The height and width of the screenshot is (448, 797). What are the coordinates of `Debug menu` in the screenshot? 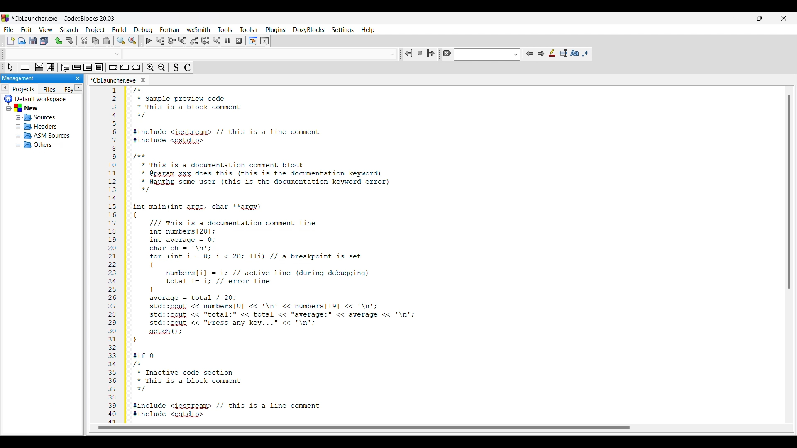 It's located at (143, 30).